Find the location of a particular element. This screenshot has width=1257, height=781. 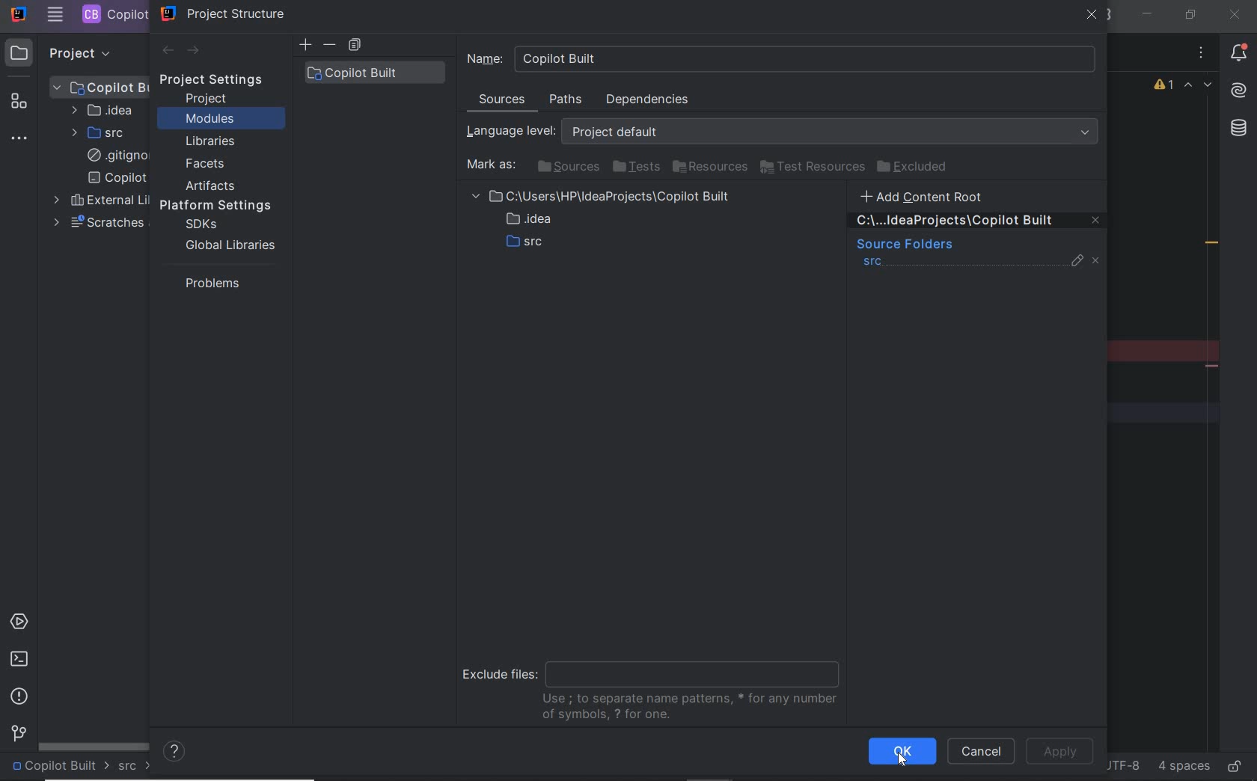

sdks is located at coordinates (200, 225).